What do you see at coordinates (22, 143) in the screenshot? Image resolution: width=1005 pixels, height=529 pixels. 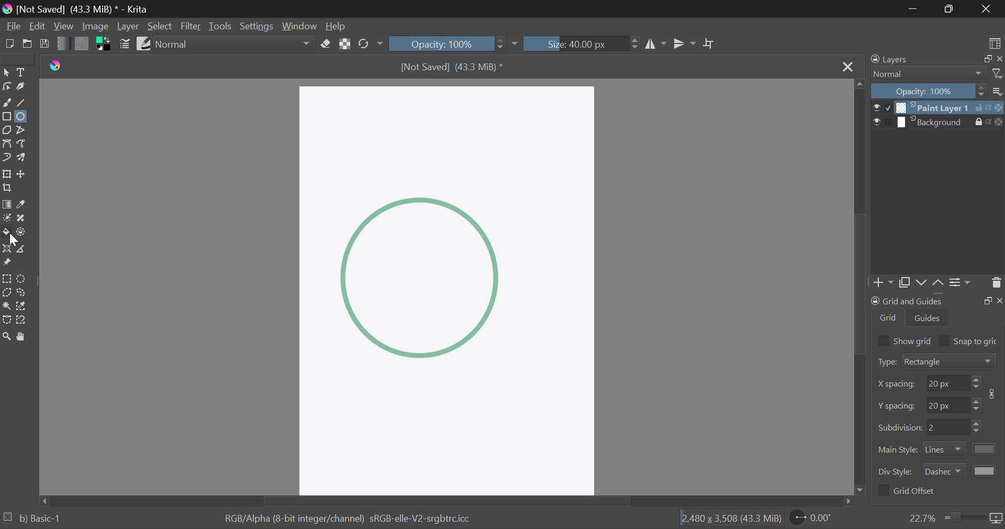 I see `Freehand Path Tool` at bounding box center [22, 143].